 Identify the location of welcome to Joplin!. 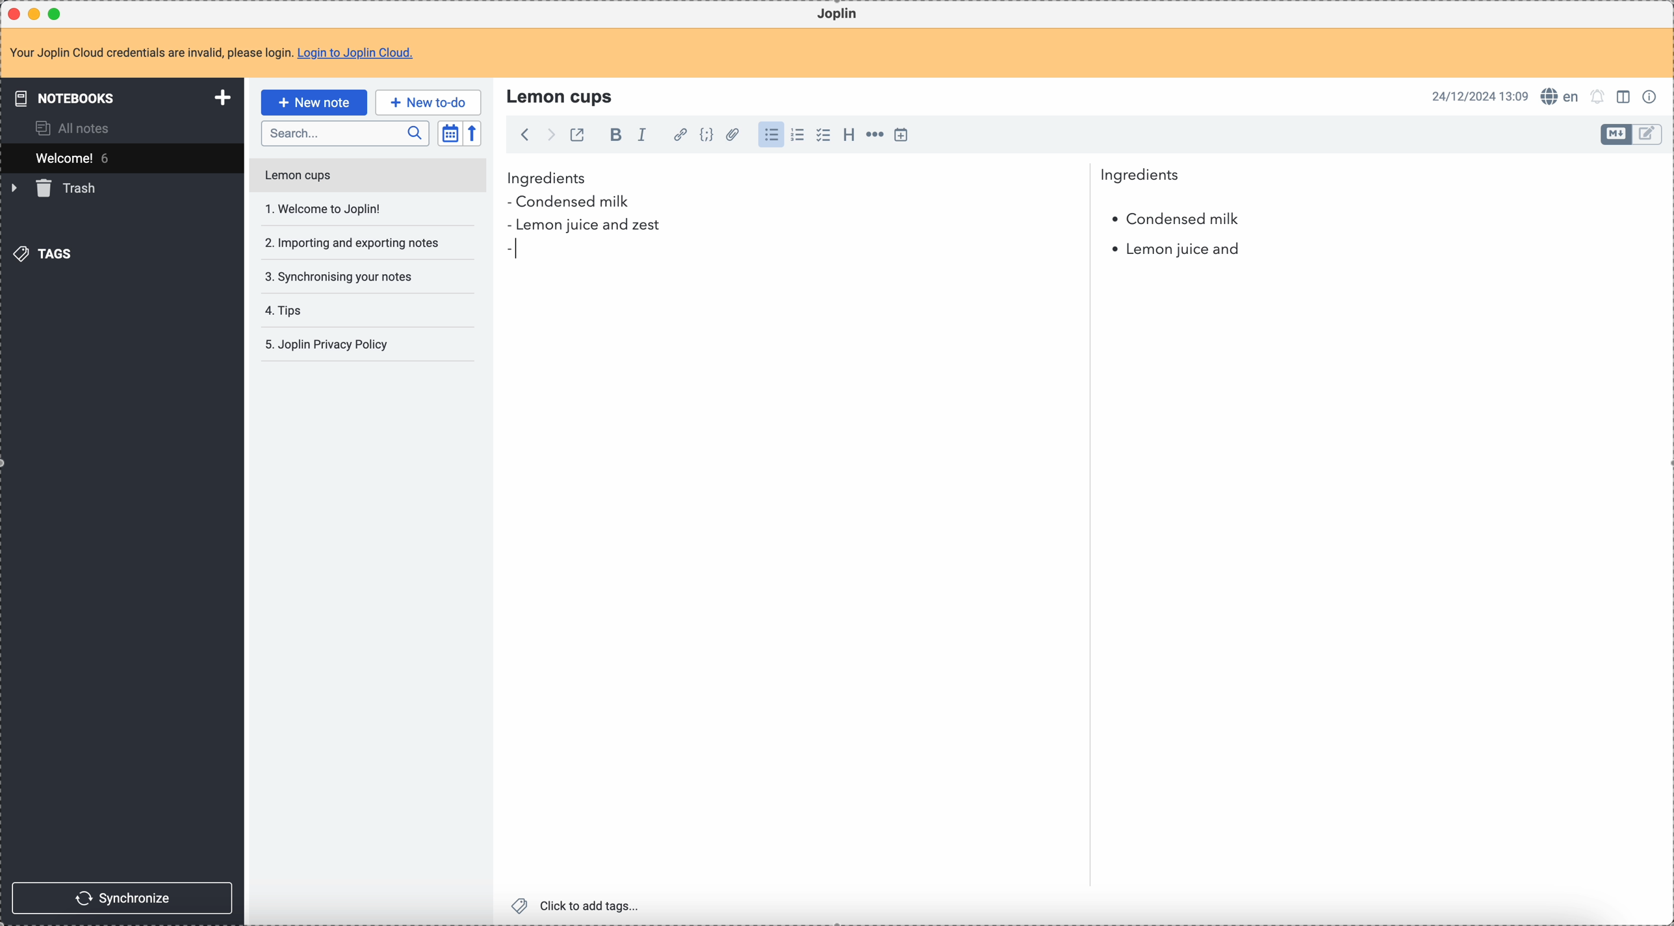
(324, 208).